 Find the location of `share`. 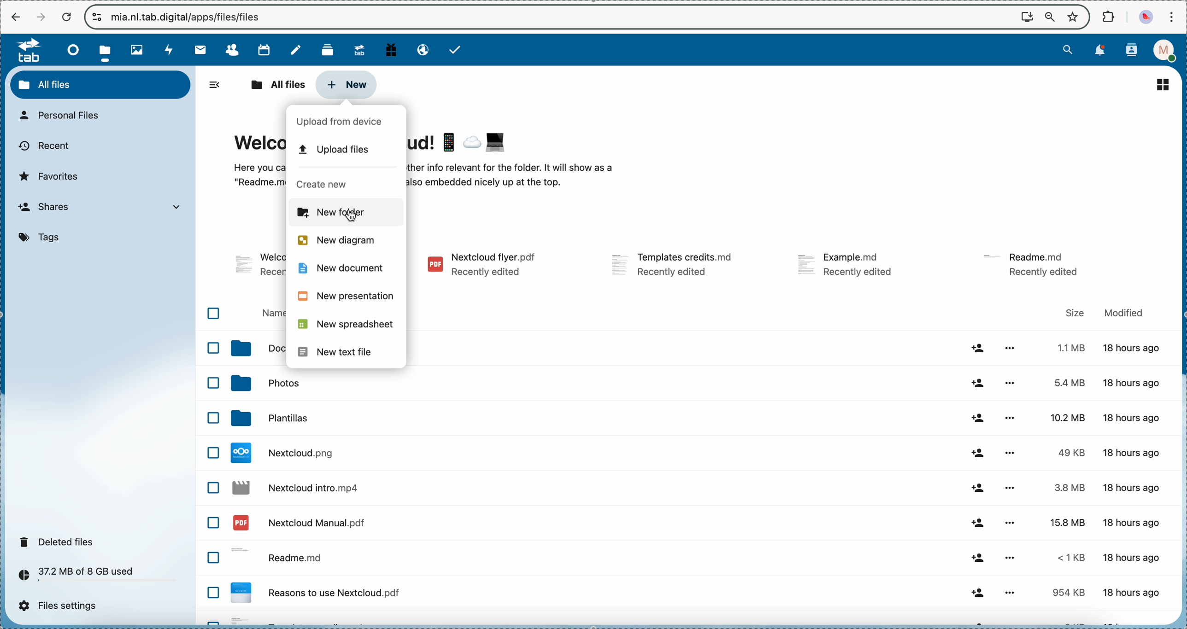

share is located at coordinates (979, 384).